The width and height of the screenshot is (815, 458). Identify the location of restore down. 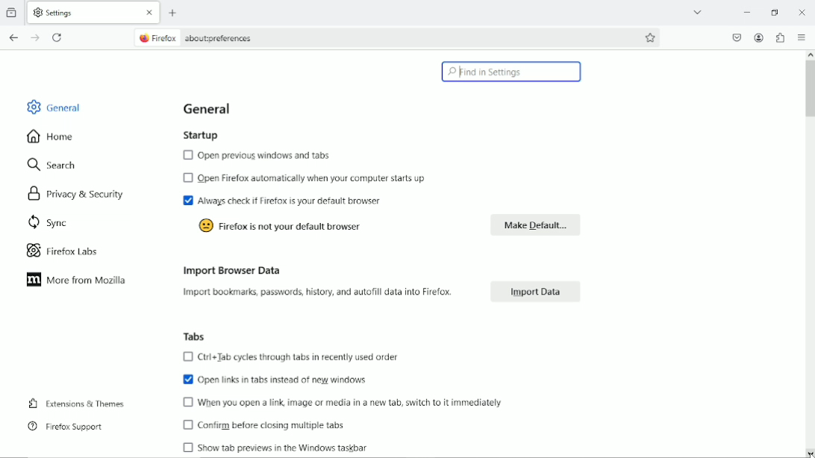
(776, 13).